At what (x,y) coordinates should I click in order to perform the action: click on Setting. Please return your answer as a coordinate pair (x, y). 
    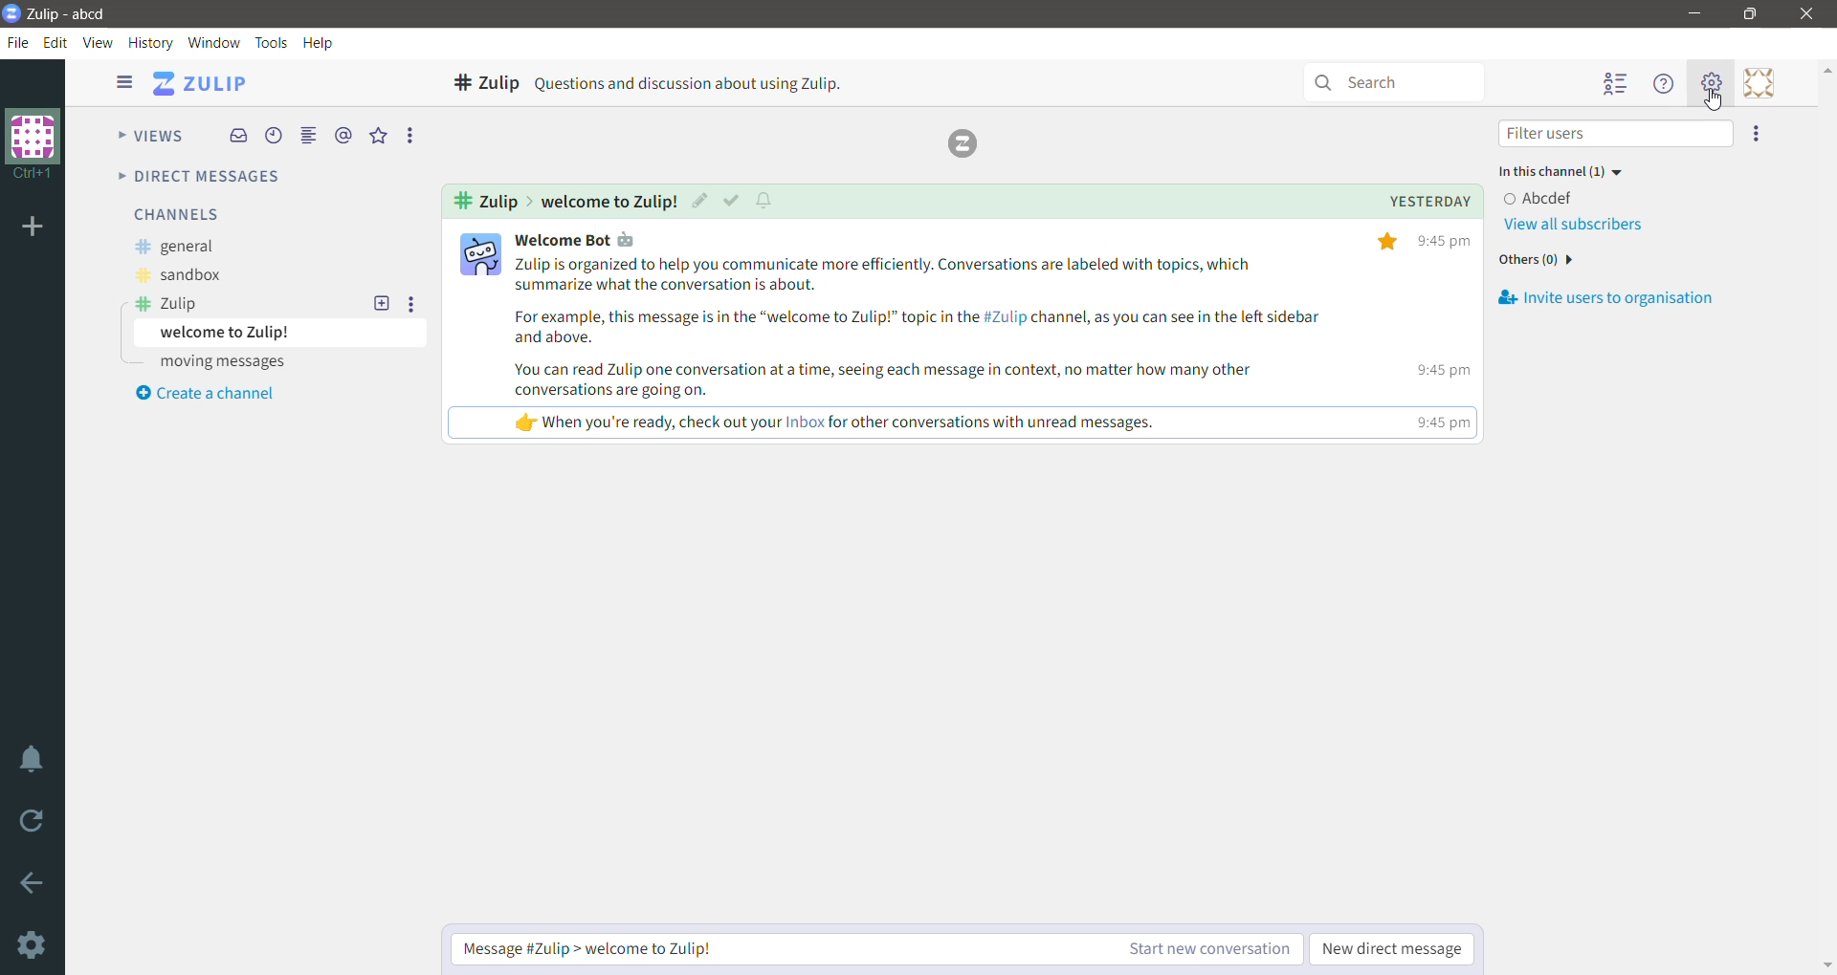
    Looking at the image, I should click on (1709, 82).